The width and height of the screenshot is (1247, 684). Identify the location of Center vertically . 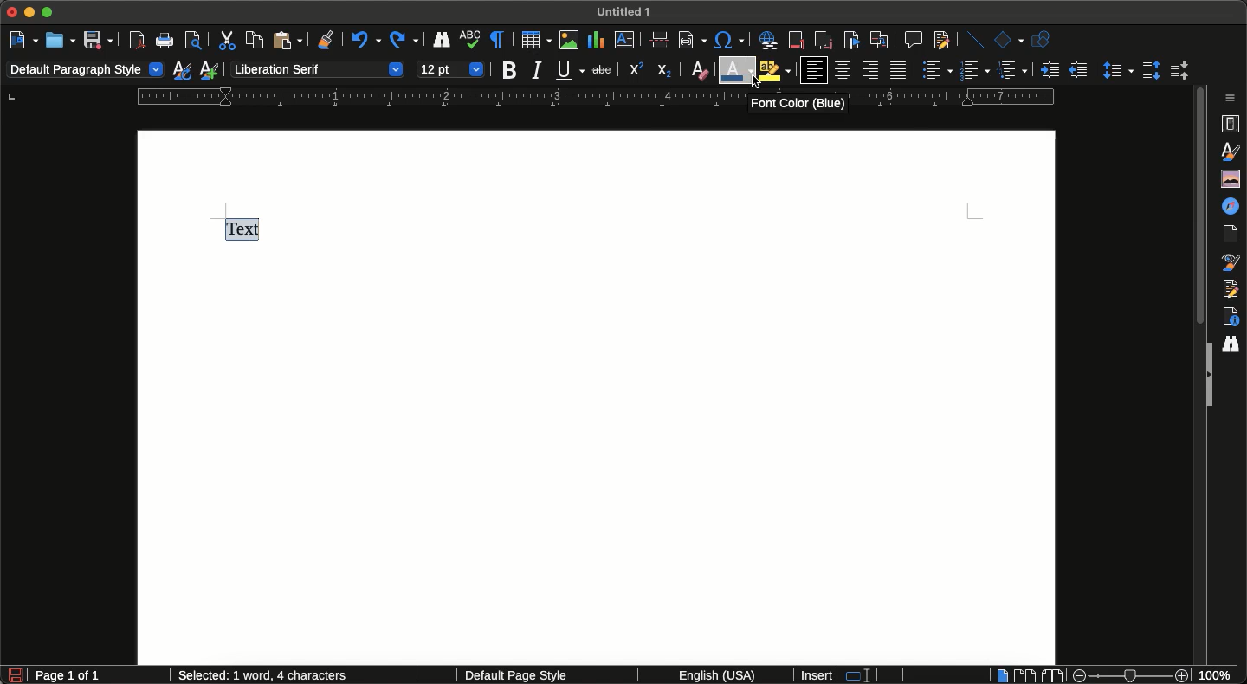
(843, 70).